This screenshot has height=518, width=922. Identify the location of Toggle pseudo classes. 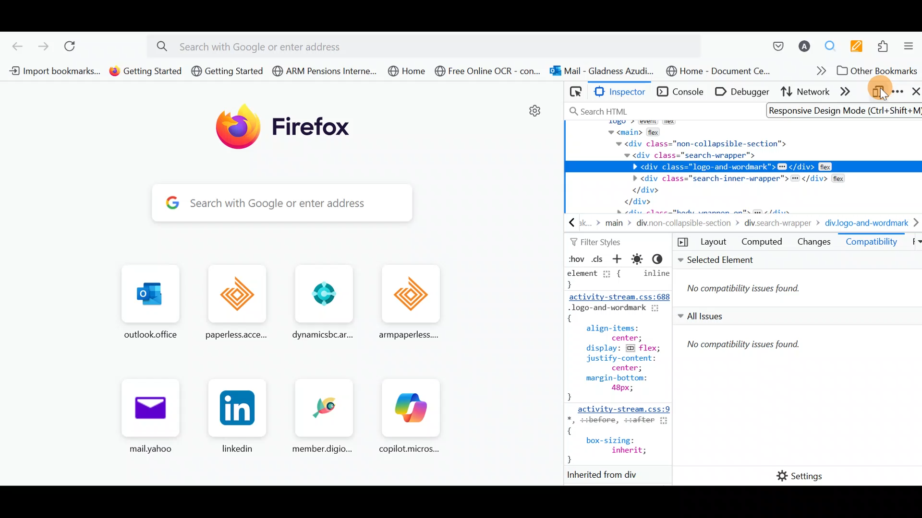
(575, 259).